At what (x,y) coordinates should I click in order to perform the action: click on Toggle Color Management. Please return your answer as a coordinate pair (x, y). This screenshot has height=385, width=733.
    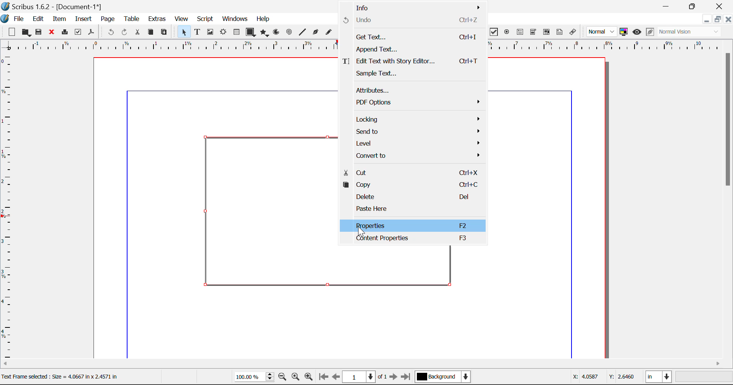
    Looking at the image, I should click on (625, 32).